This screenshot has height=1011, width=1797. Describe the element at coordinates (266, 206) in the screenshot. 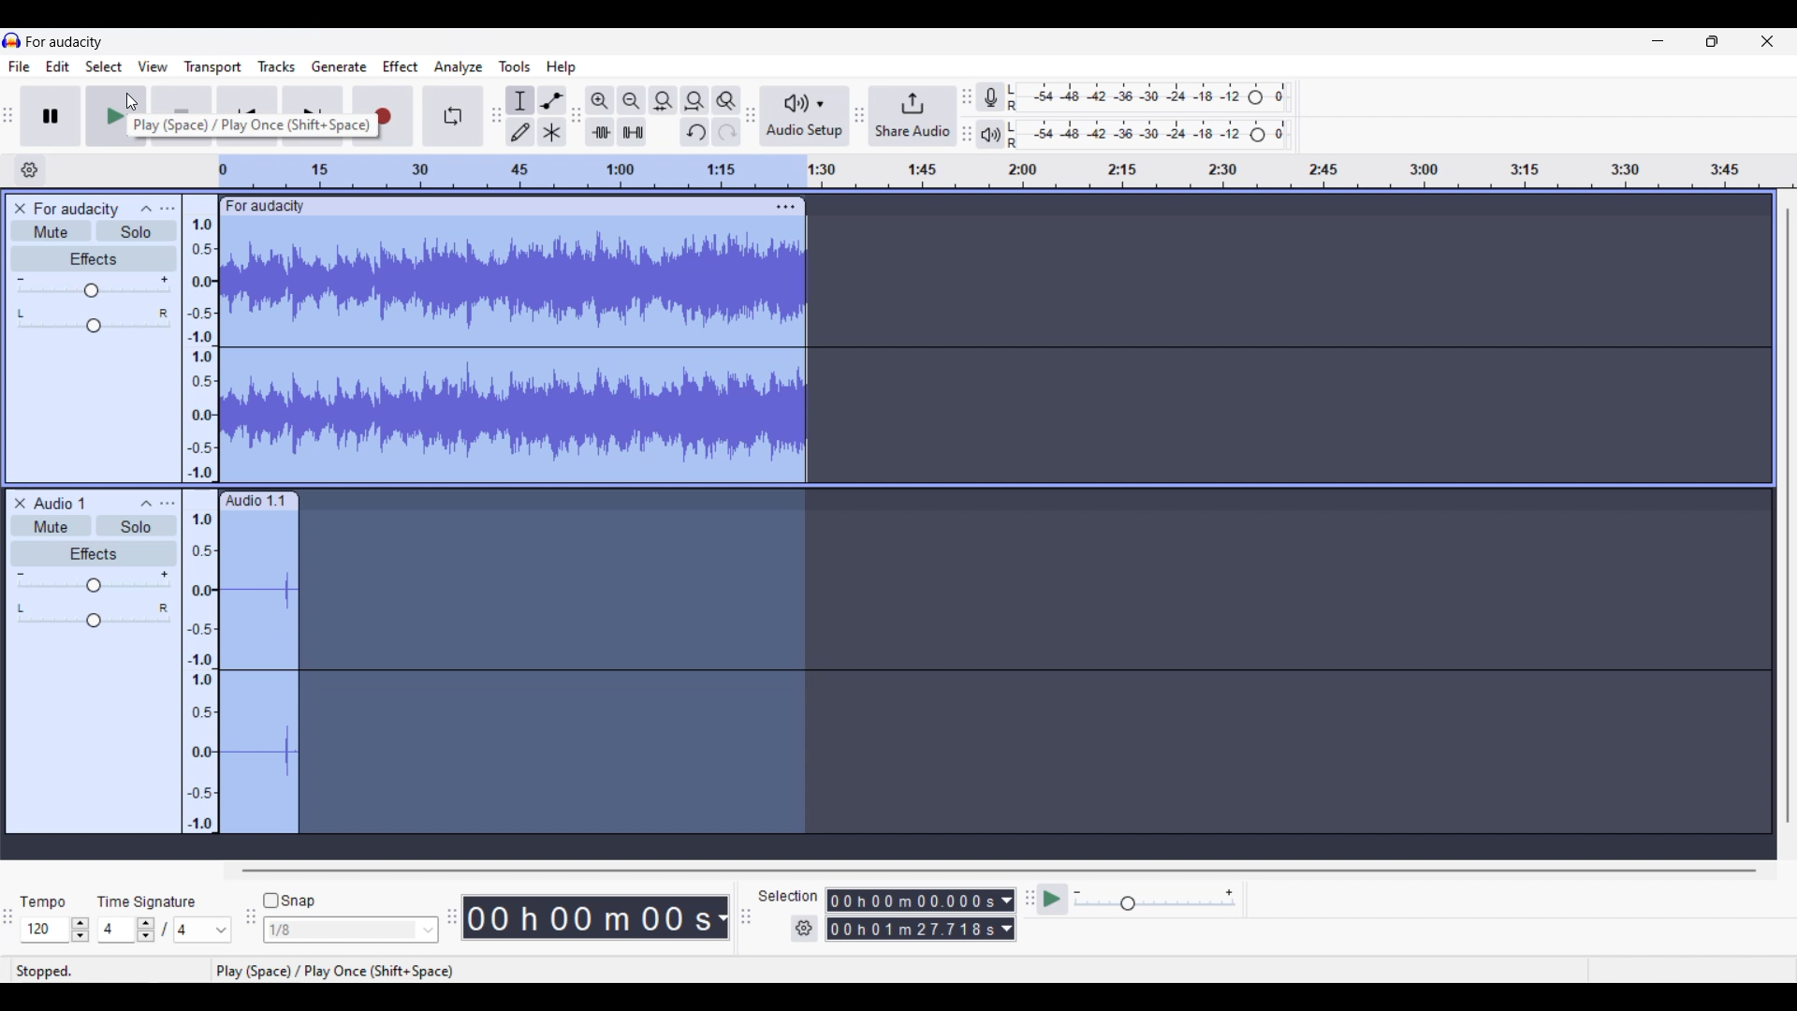

I see `for audacity` at that location.